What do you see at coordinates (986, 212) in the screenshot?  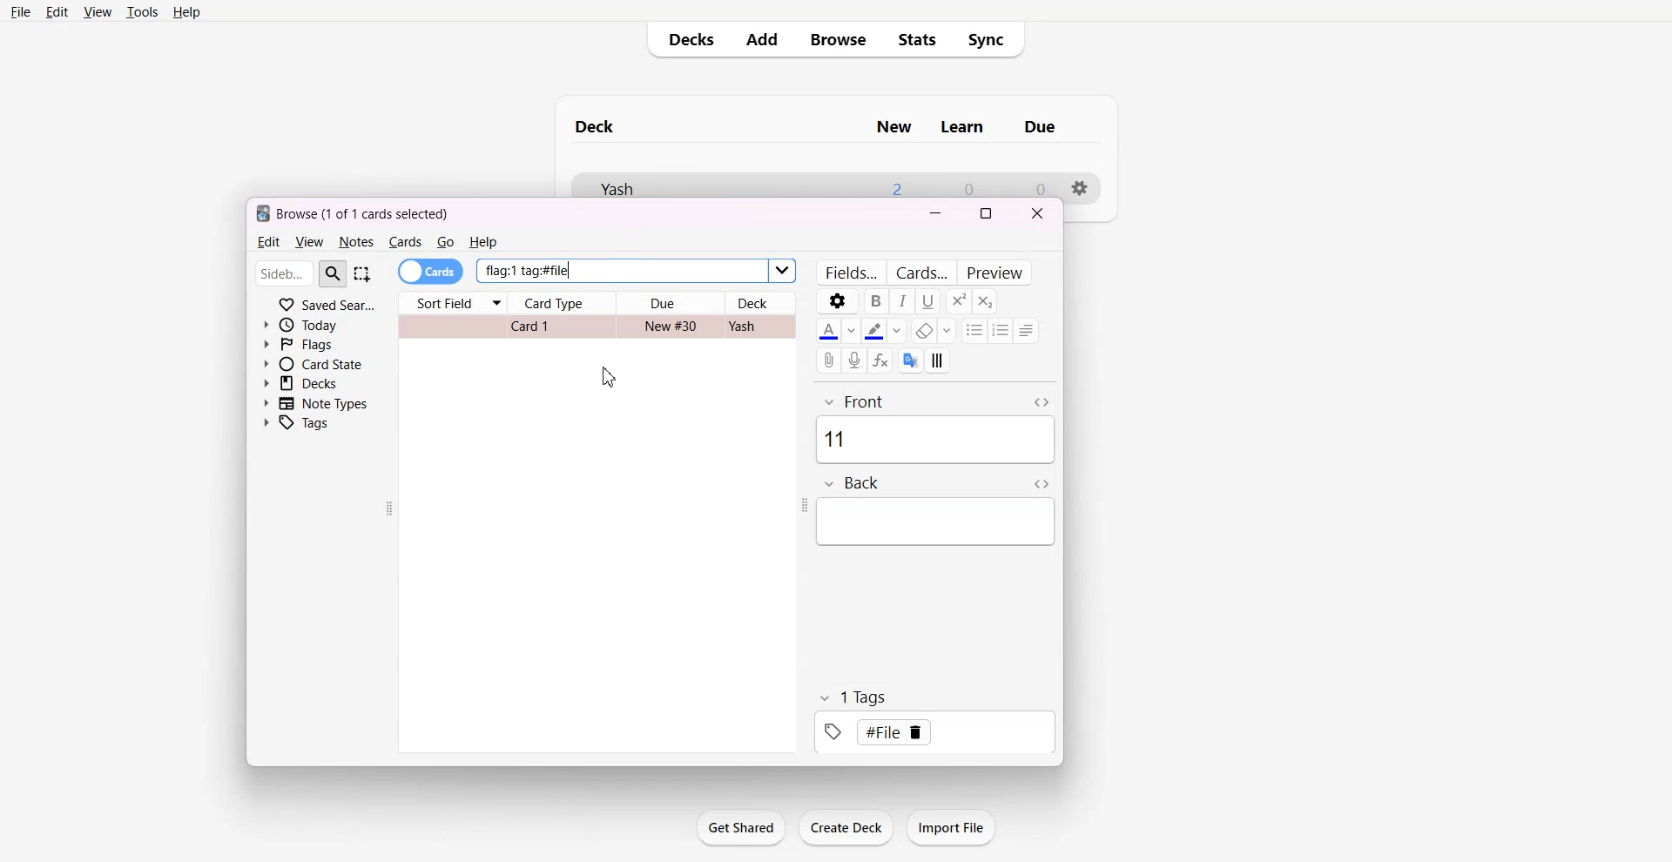 I see `Maximize` at bounding box center [986, 212].